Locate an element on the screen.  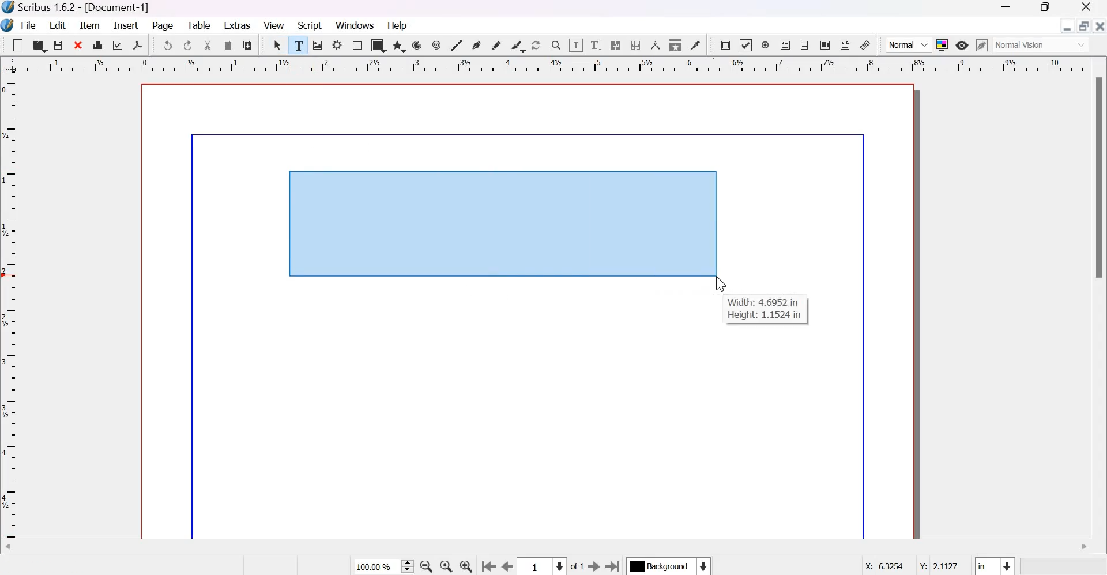
Close is located at coordinates (1087, 8).